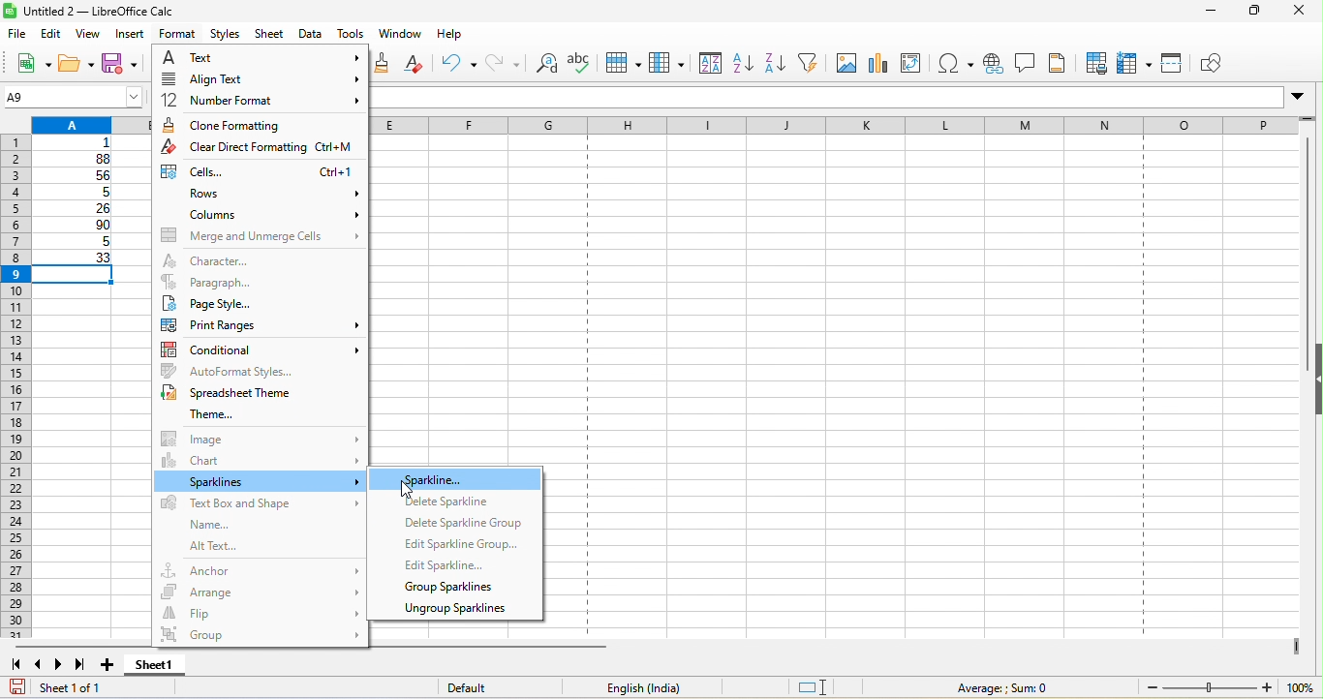 The image size is (1323, 699). Describe the element at coordinates (79, 143) in the screenshot. I see `1` at that location.